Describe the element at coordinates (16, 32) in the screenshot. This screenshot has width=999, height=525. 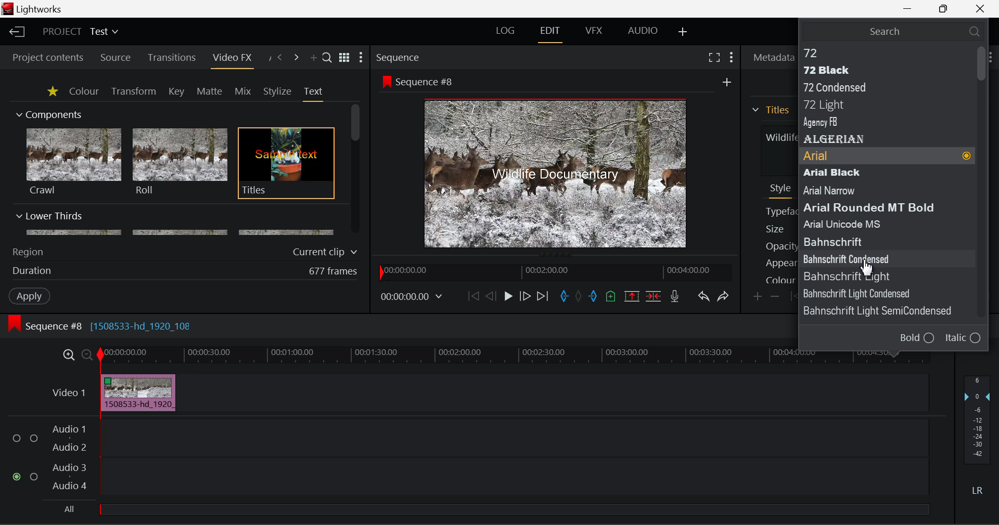
I see `Back to Homepage` at that location.